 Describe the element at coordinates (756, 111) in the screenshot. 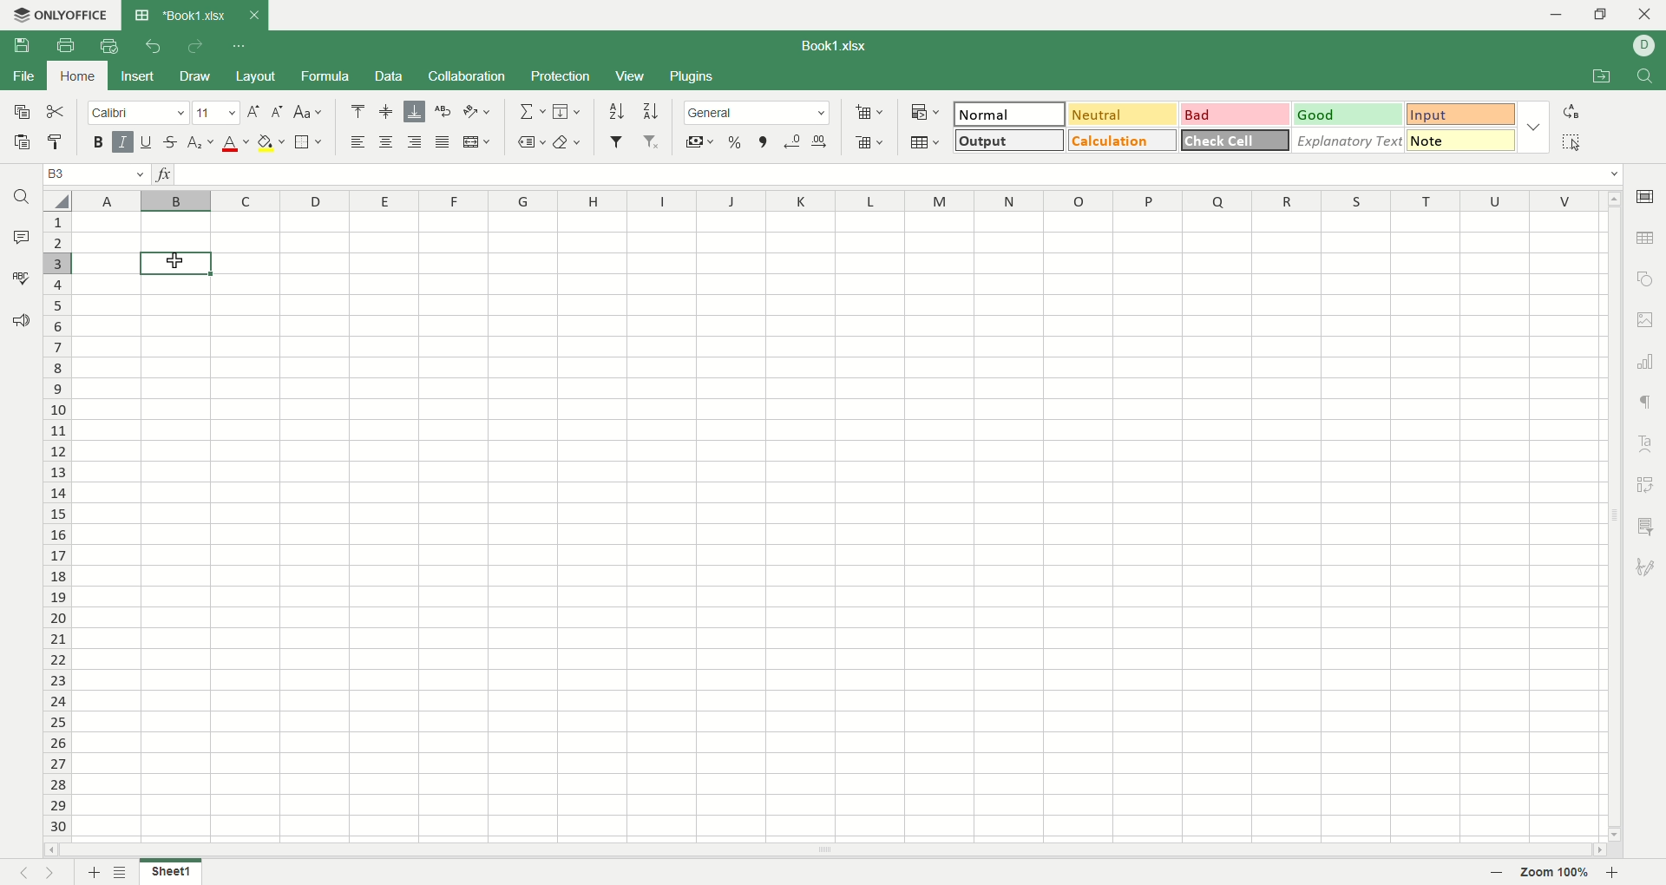

I see `number format` at that location.